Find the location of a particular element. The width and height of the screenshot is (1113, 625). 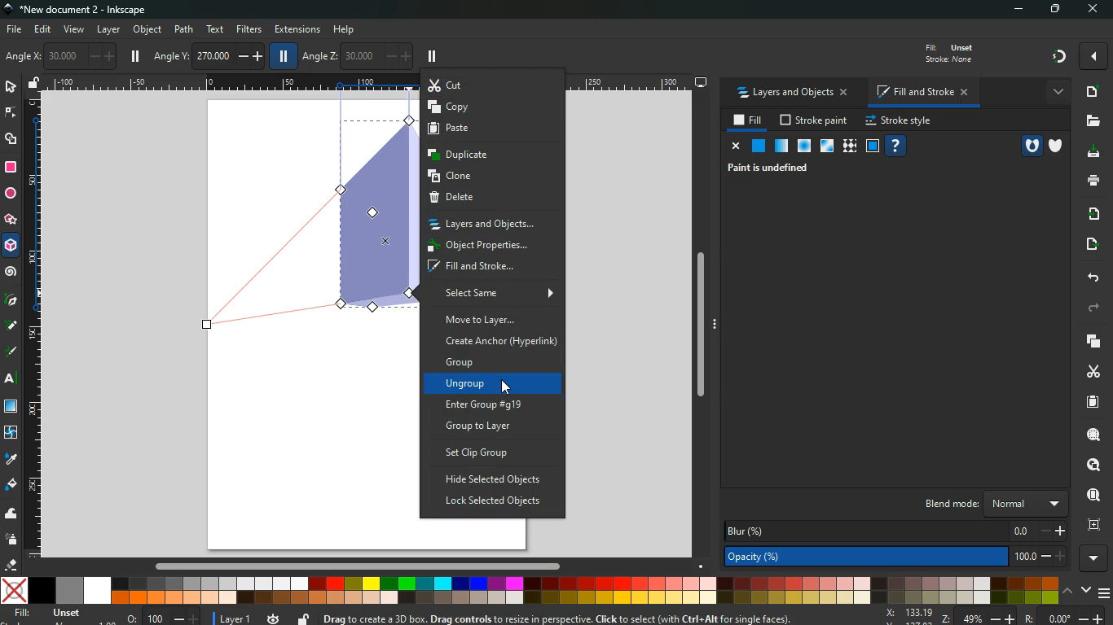

file is located at coordinates (13, 30).